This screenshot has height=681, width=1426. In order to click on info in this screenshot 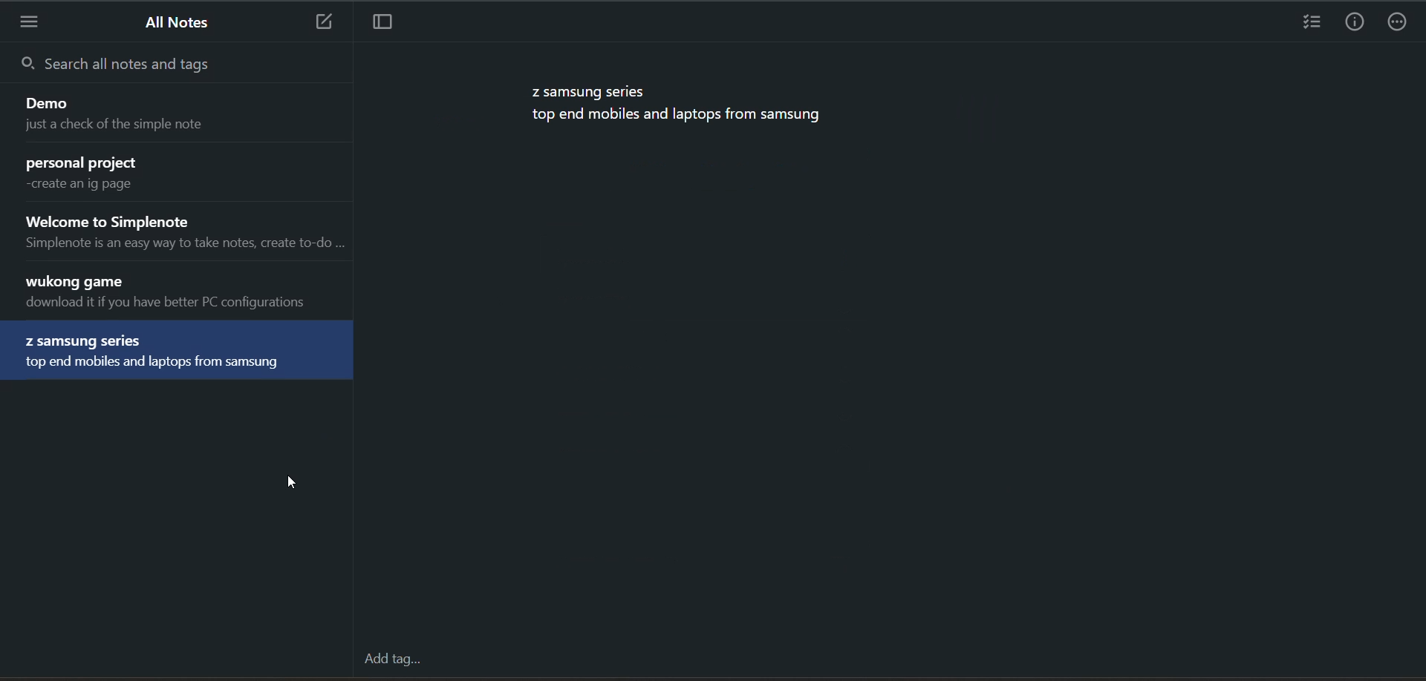, I will do `click(1354, 22)`.